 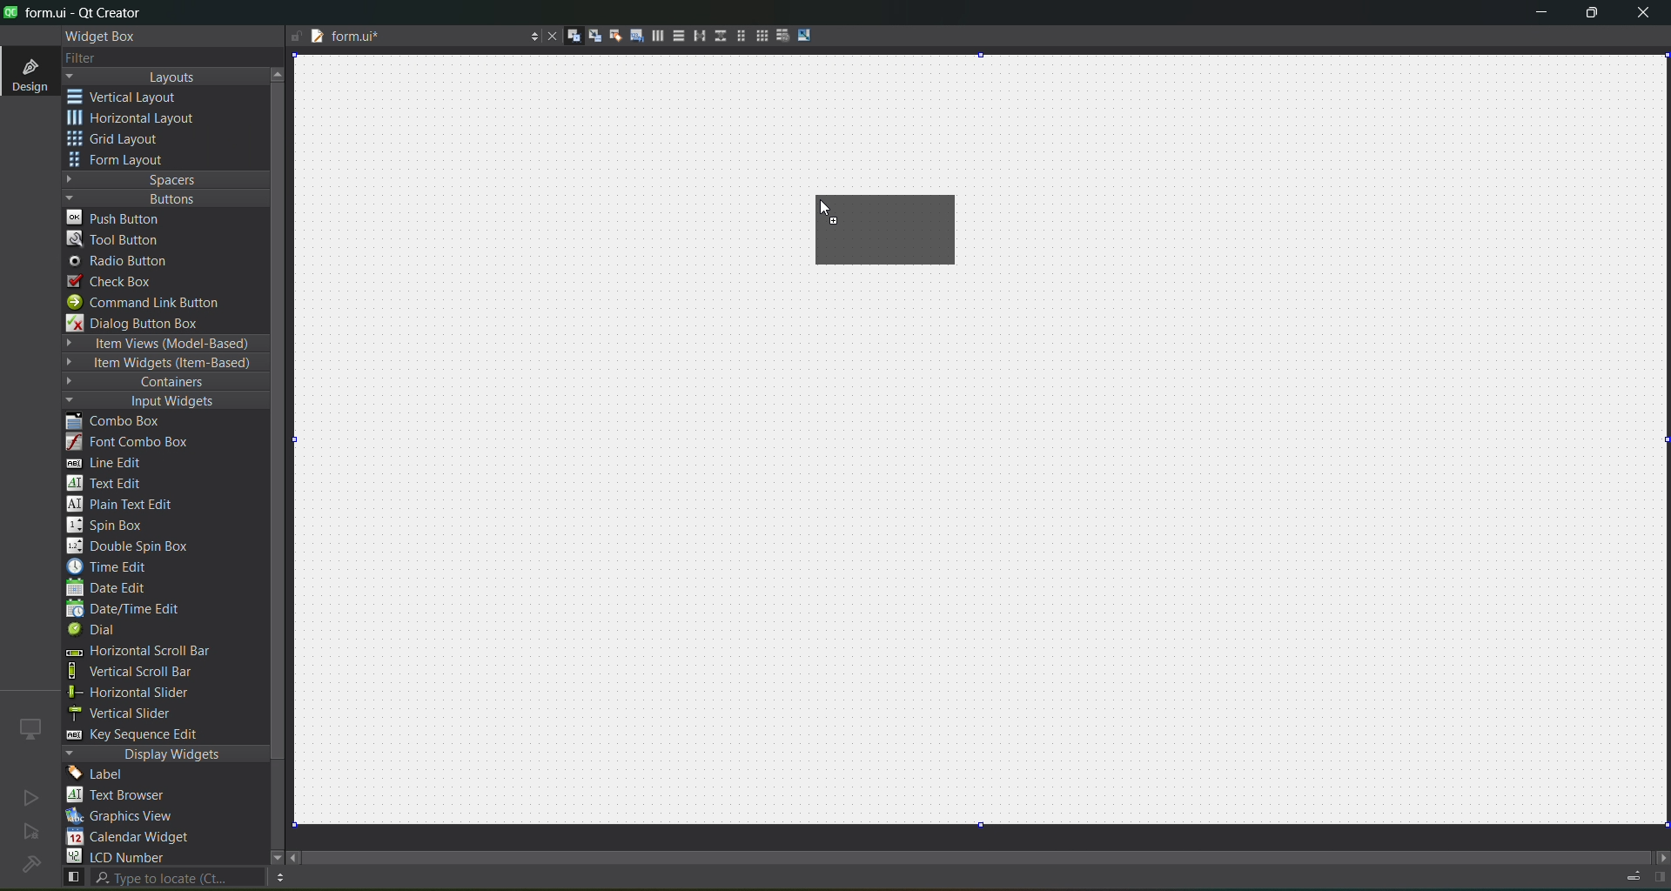 I want to click on move down, so click(x=268, y=855).